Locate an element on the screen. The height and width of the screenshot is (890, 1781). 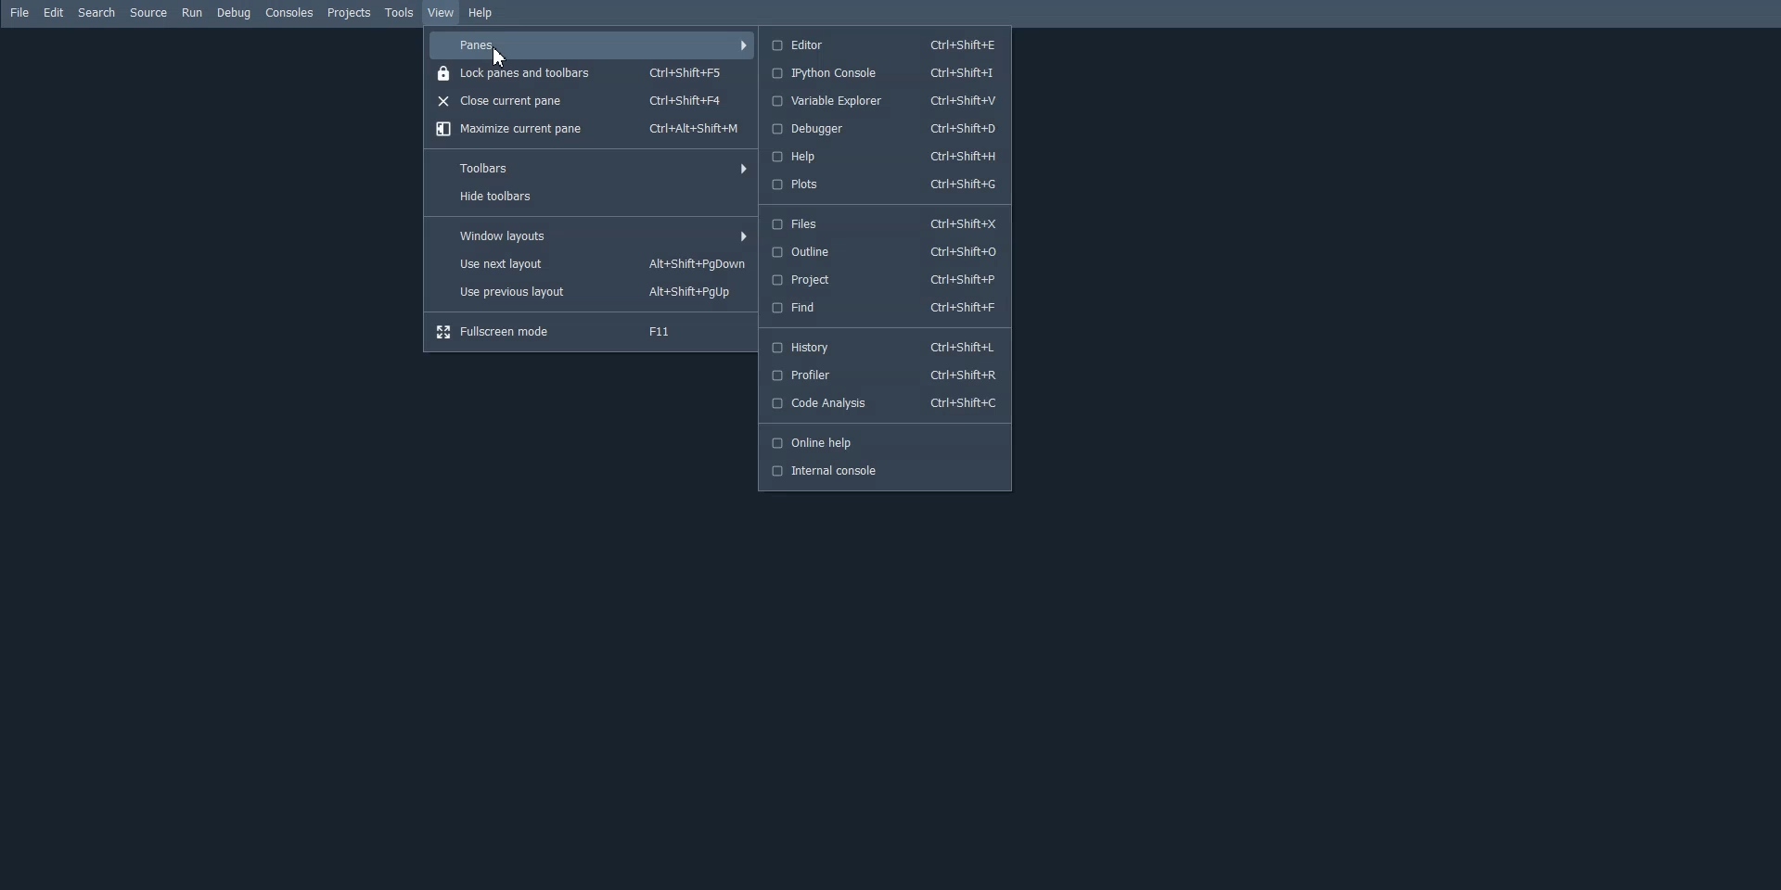
Debugger is located at coordinates (882, 128).